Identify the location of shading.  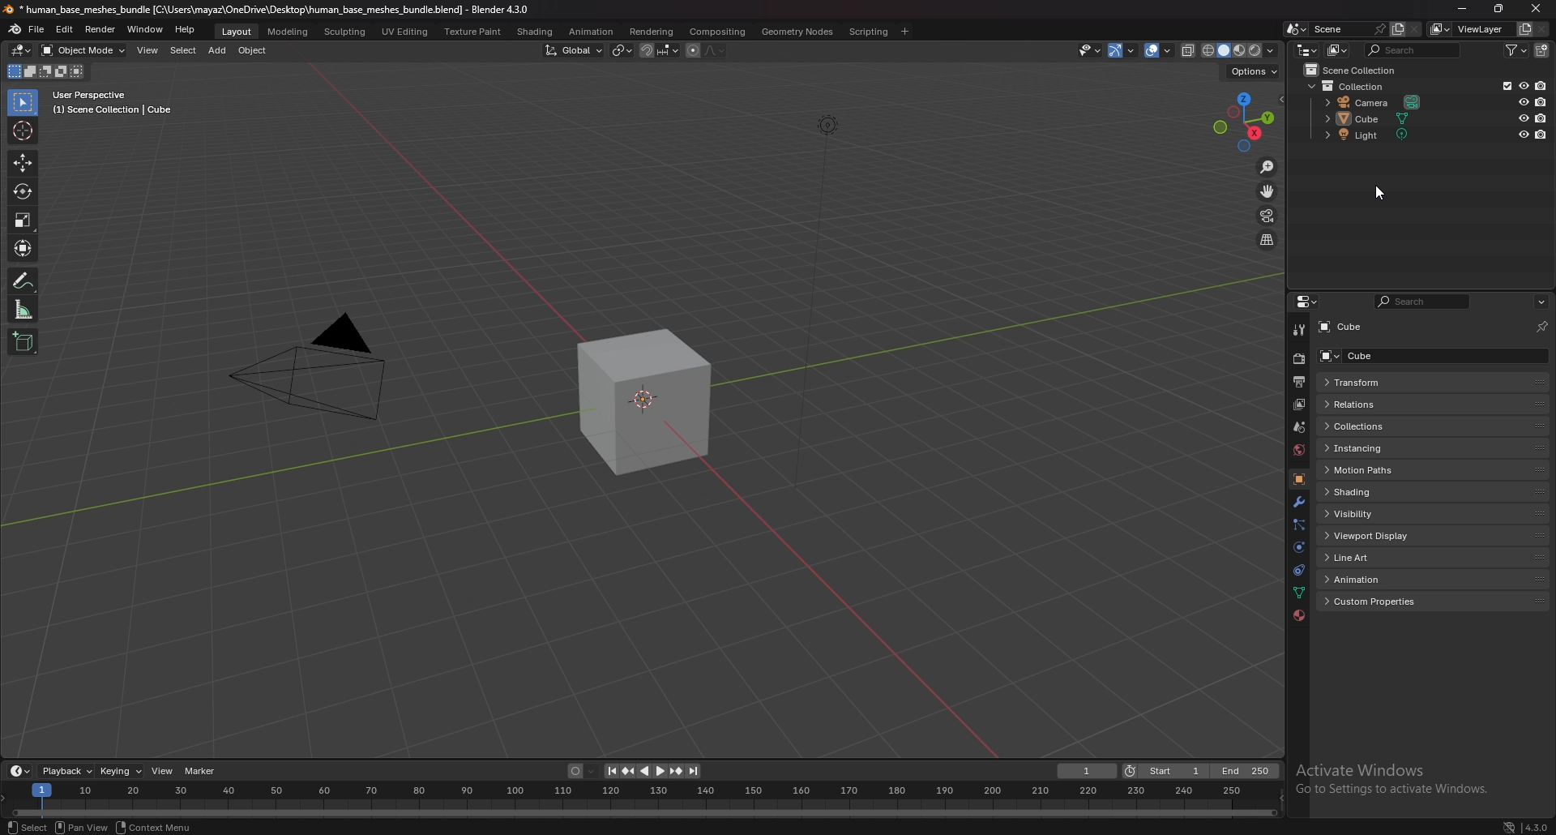
(536, 32).